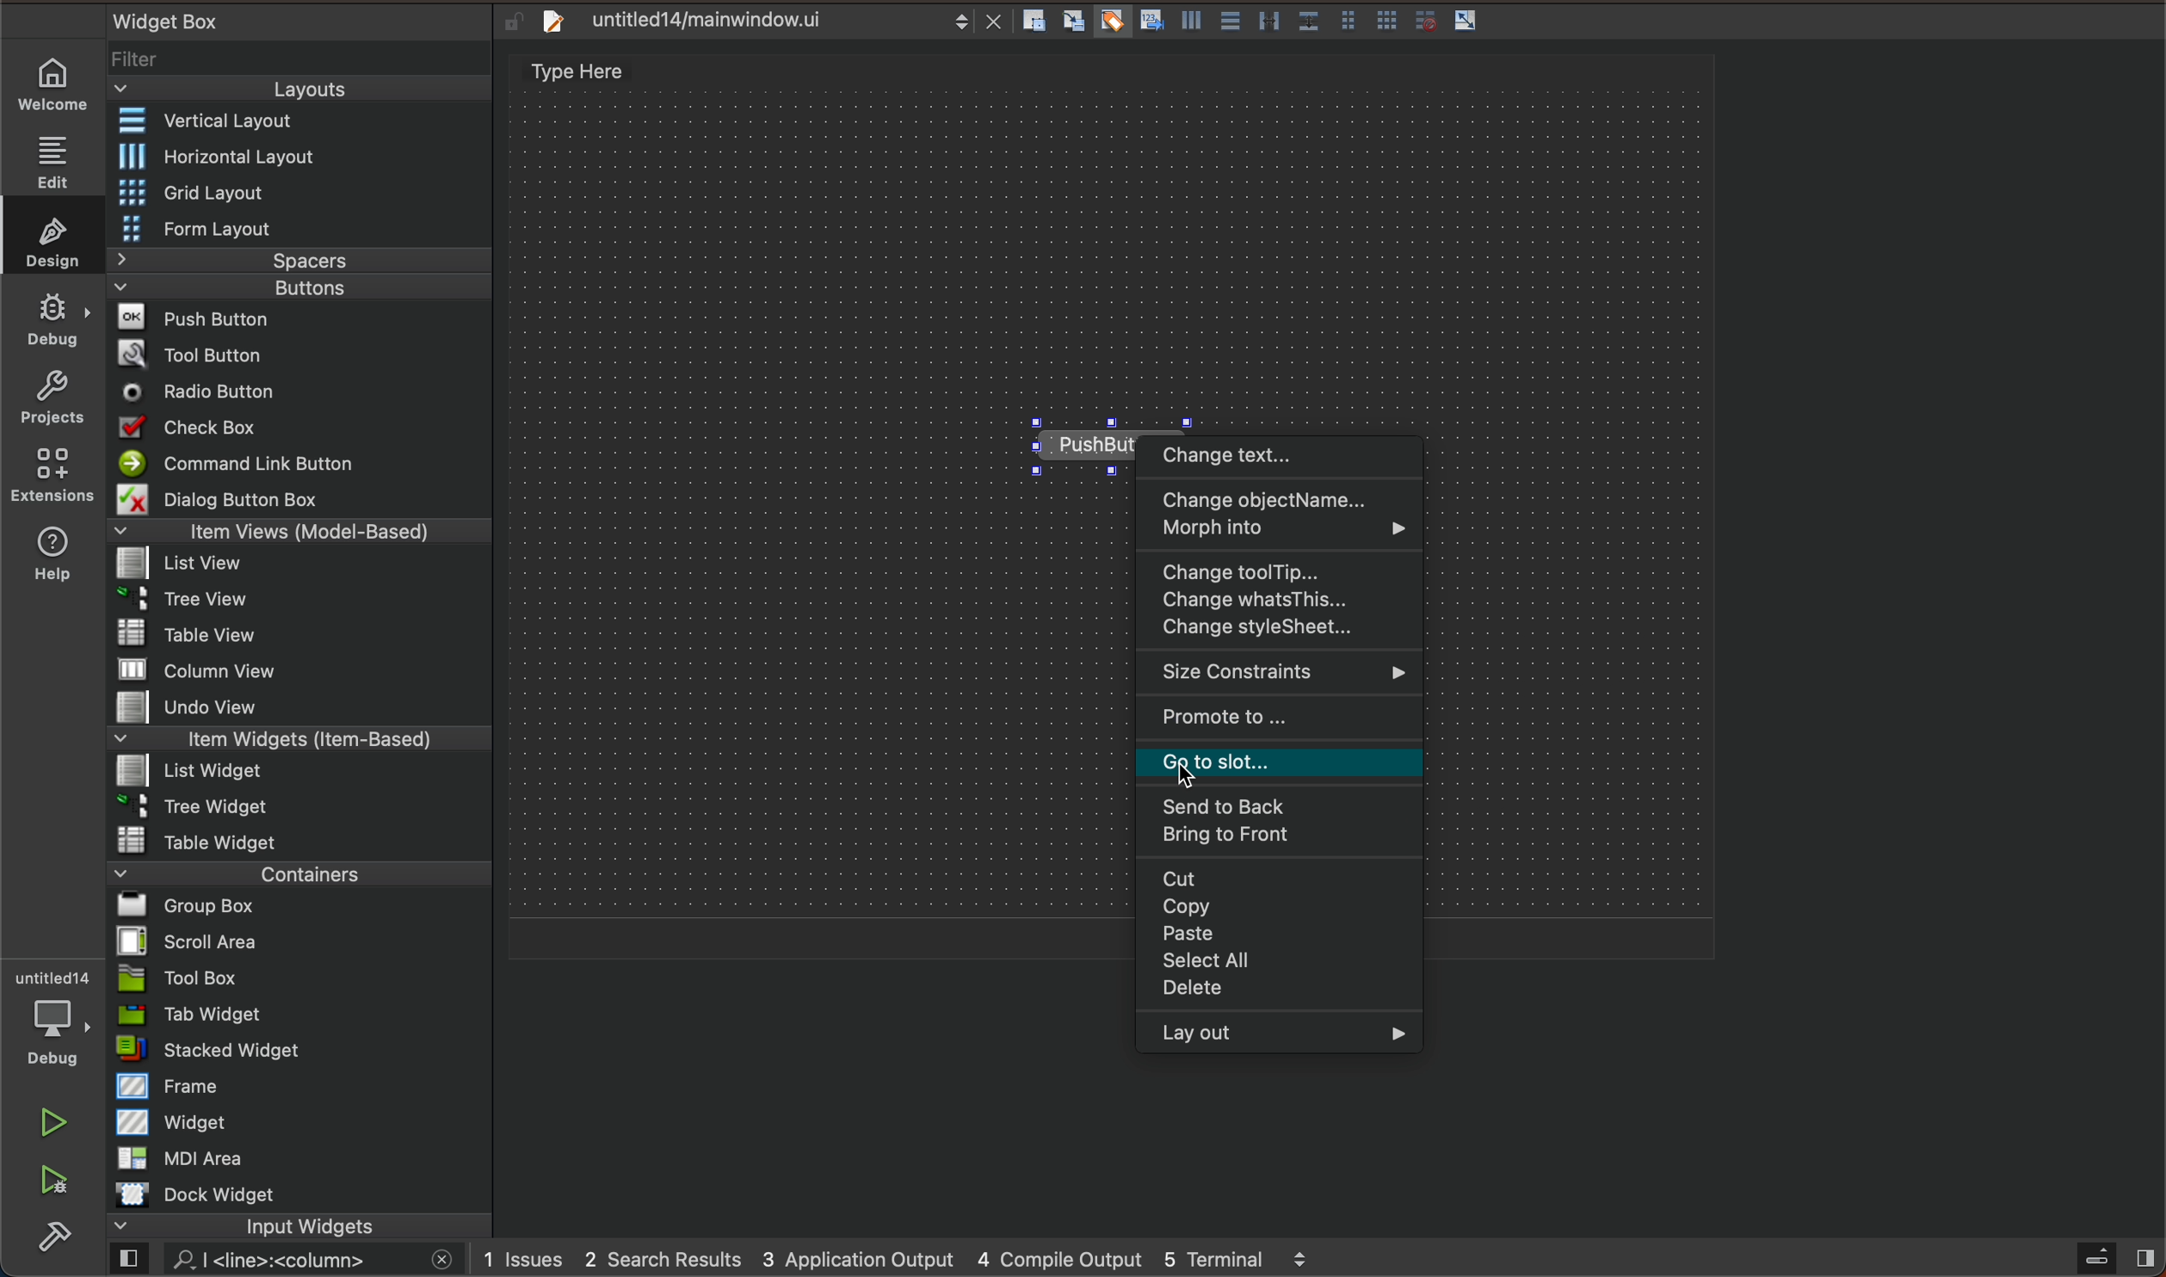 The height and width of the screenshot is (1277, 2166). What do you see at coordinates (1281, 762) in the screenshot?
I see `goto slot` at bounding box center [1281, 762].